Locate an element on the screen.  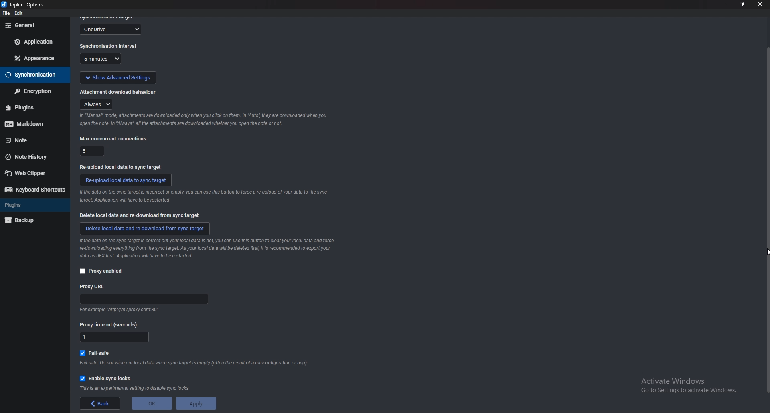
sync interval is located at coordinates (103, 59).